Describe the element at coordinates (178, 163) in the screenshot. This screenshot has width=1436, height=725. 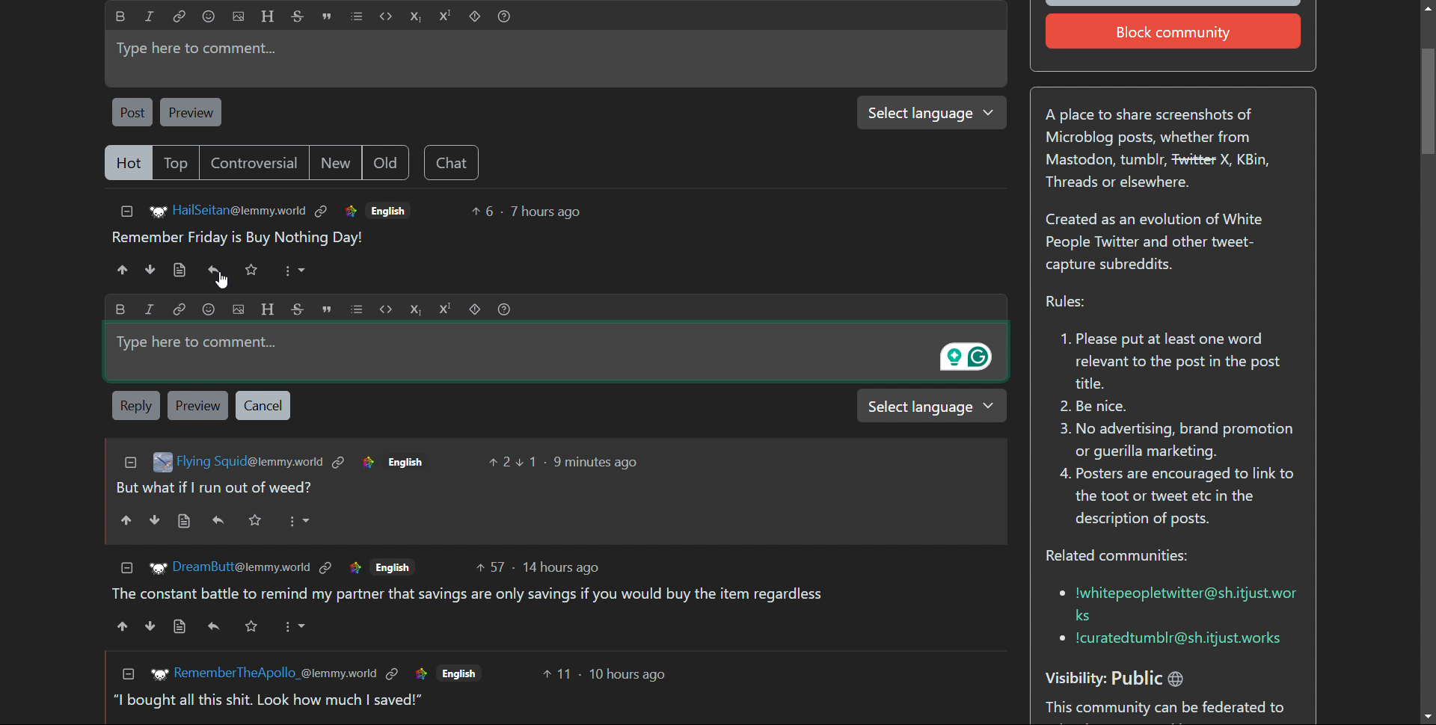
I see `top` at that location.